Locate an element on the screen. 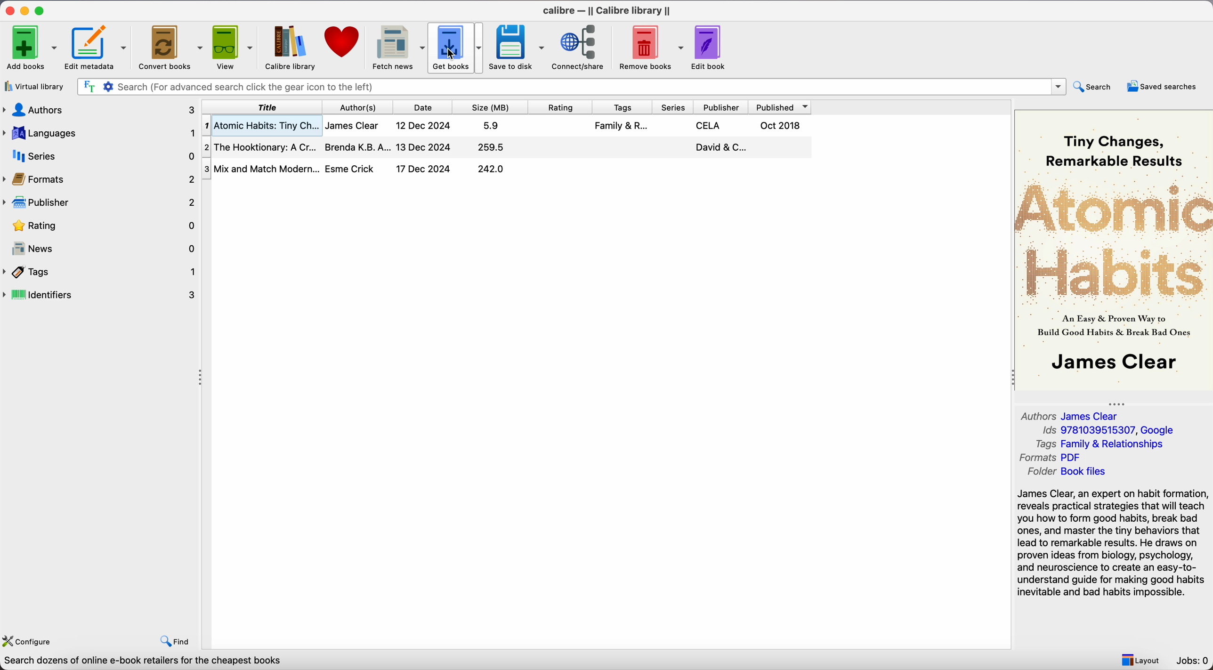 This screenshot has width=1213, height=670. publisher is located at coordinates (723, 107).